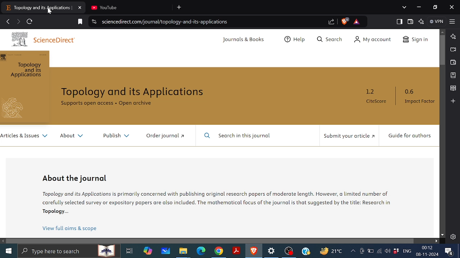 The width and height of the screenshot is (460, 258). I want to click on reading list, so click(453, 89).